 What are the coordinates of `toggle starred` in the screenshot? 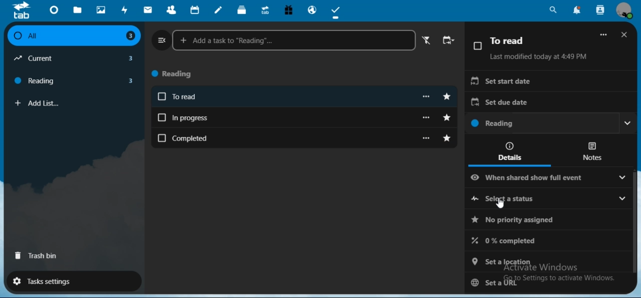 It's located at (448, 117).